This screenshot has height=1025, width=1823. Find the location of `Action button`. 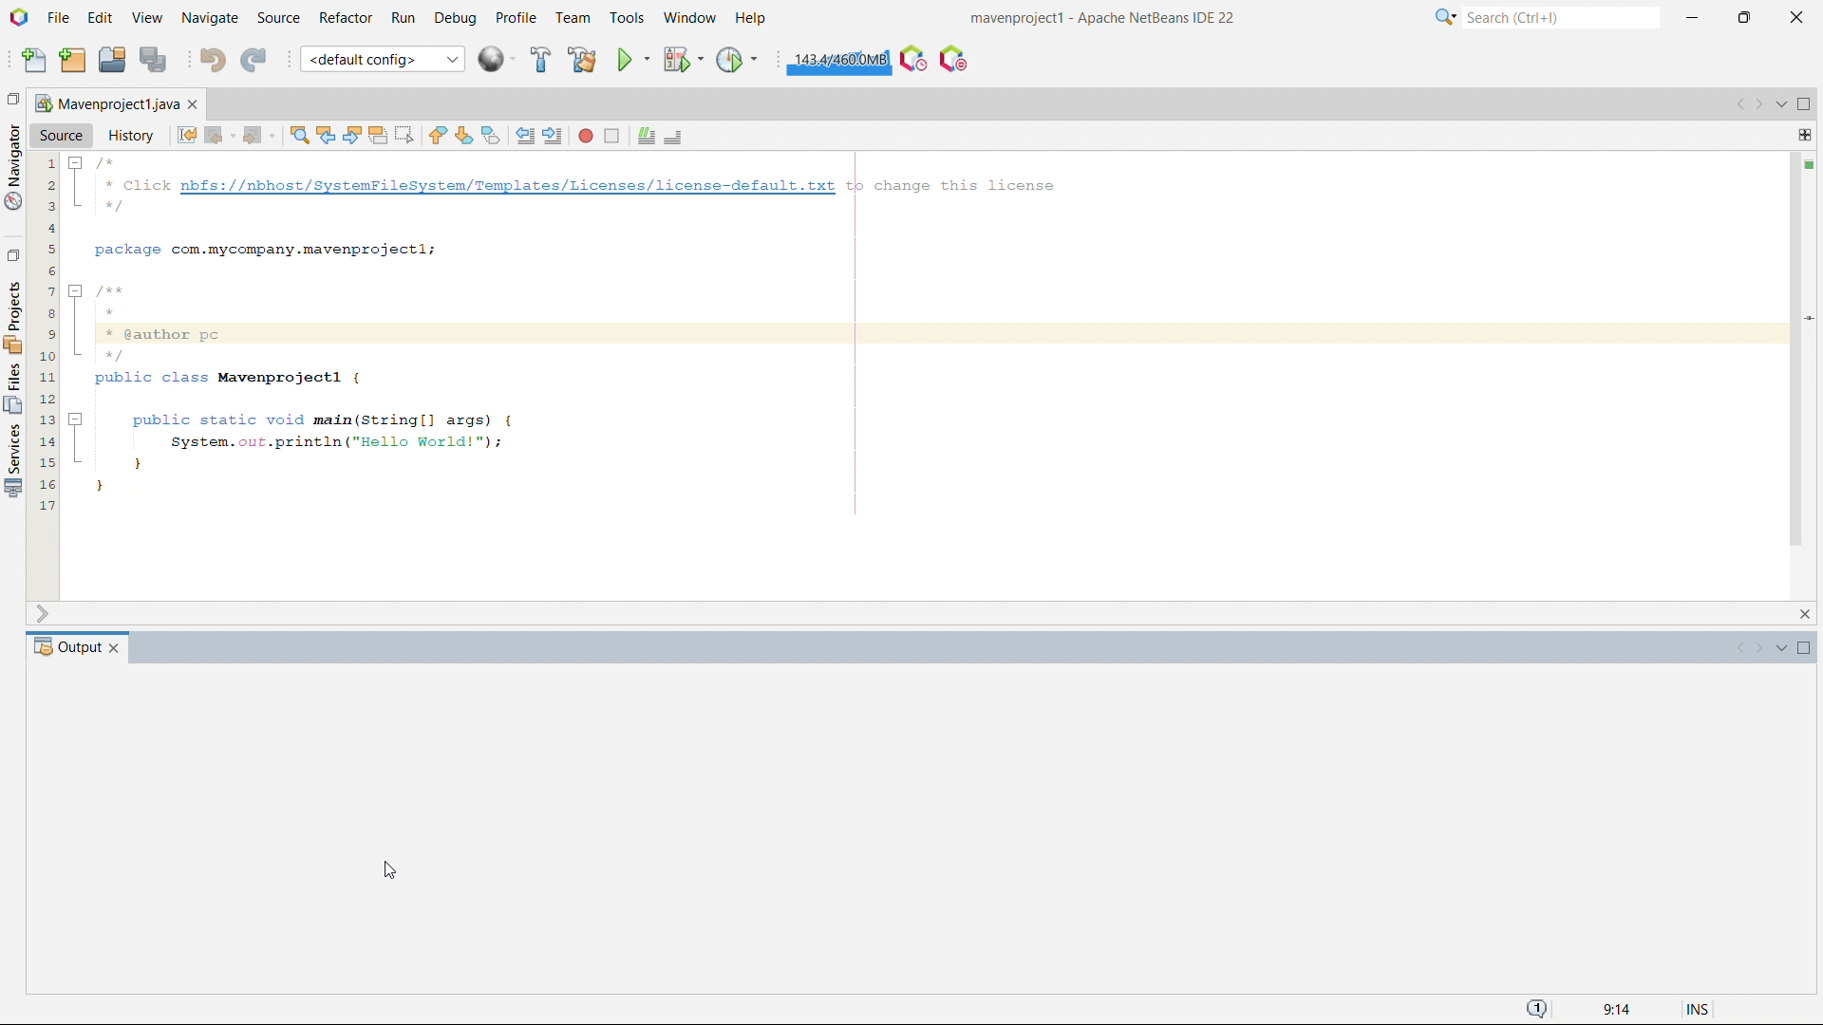

Action button is located at coordinates (1804, 162).